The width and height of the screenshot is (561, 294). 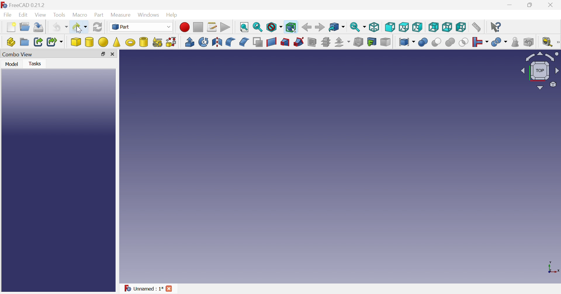 I want to click on Close, so click(x=170, y=288).